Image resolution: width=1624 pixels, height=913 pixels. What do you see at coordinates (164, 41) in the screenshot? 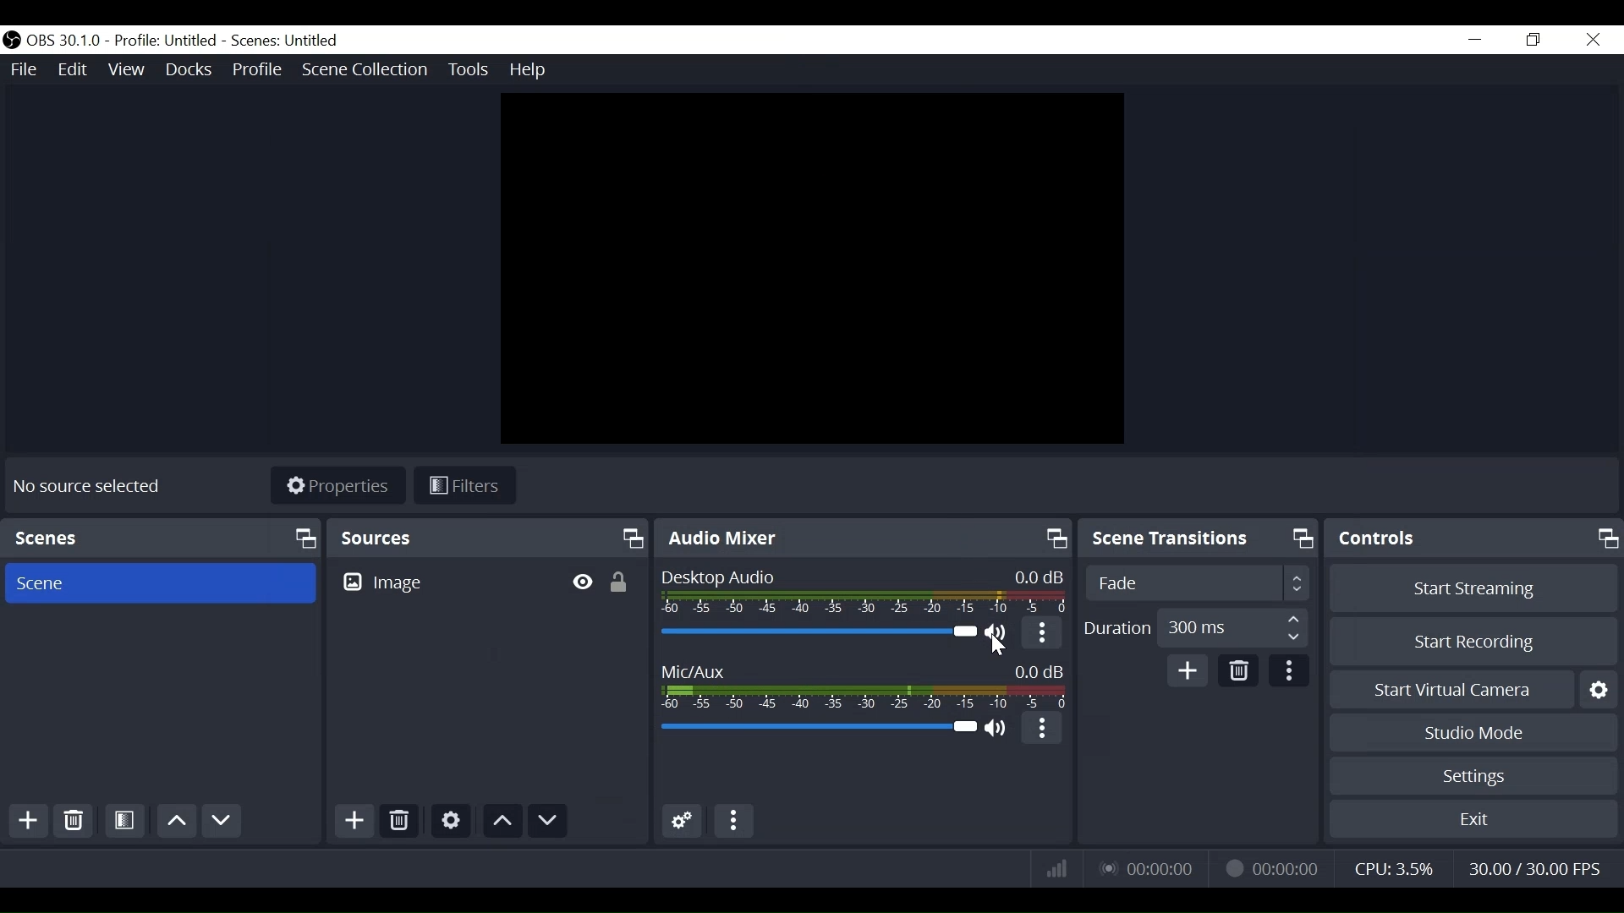
I see `Profile name` at bounding box center [164, 41].